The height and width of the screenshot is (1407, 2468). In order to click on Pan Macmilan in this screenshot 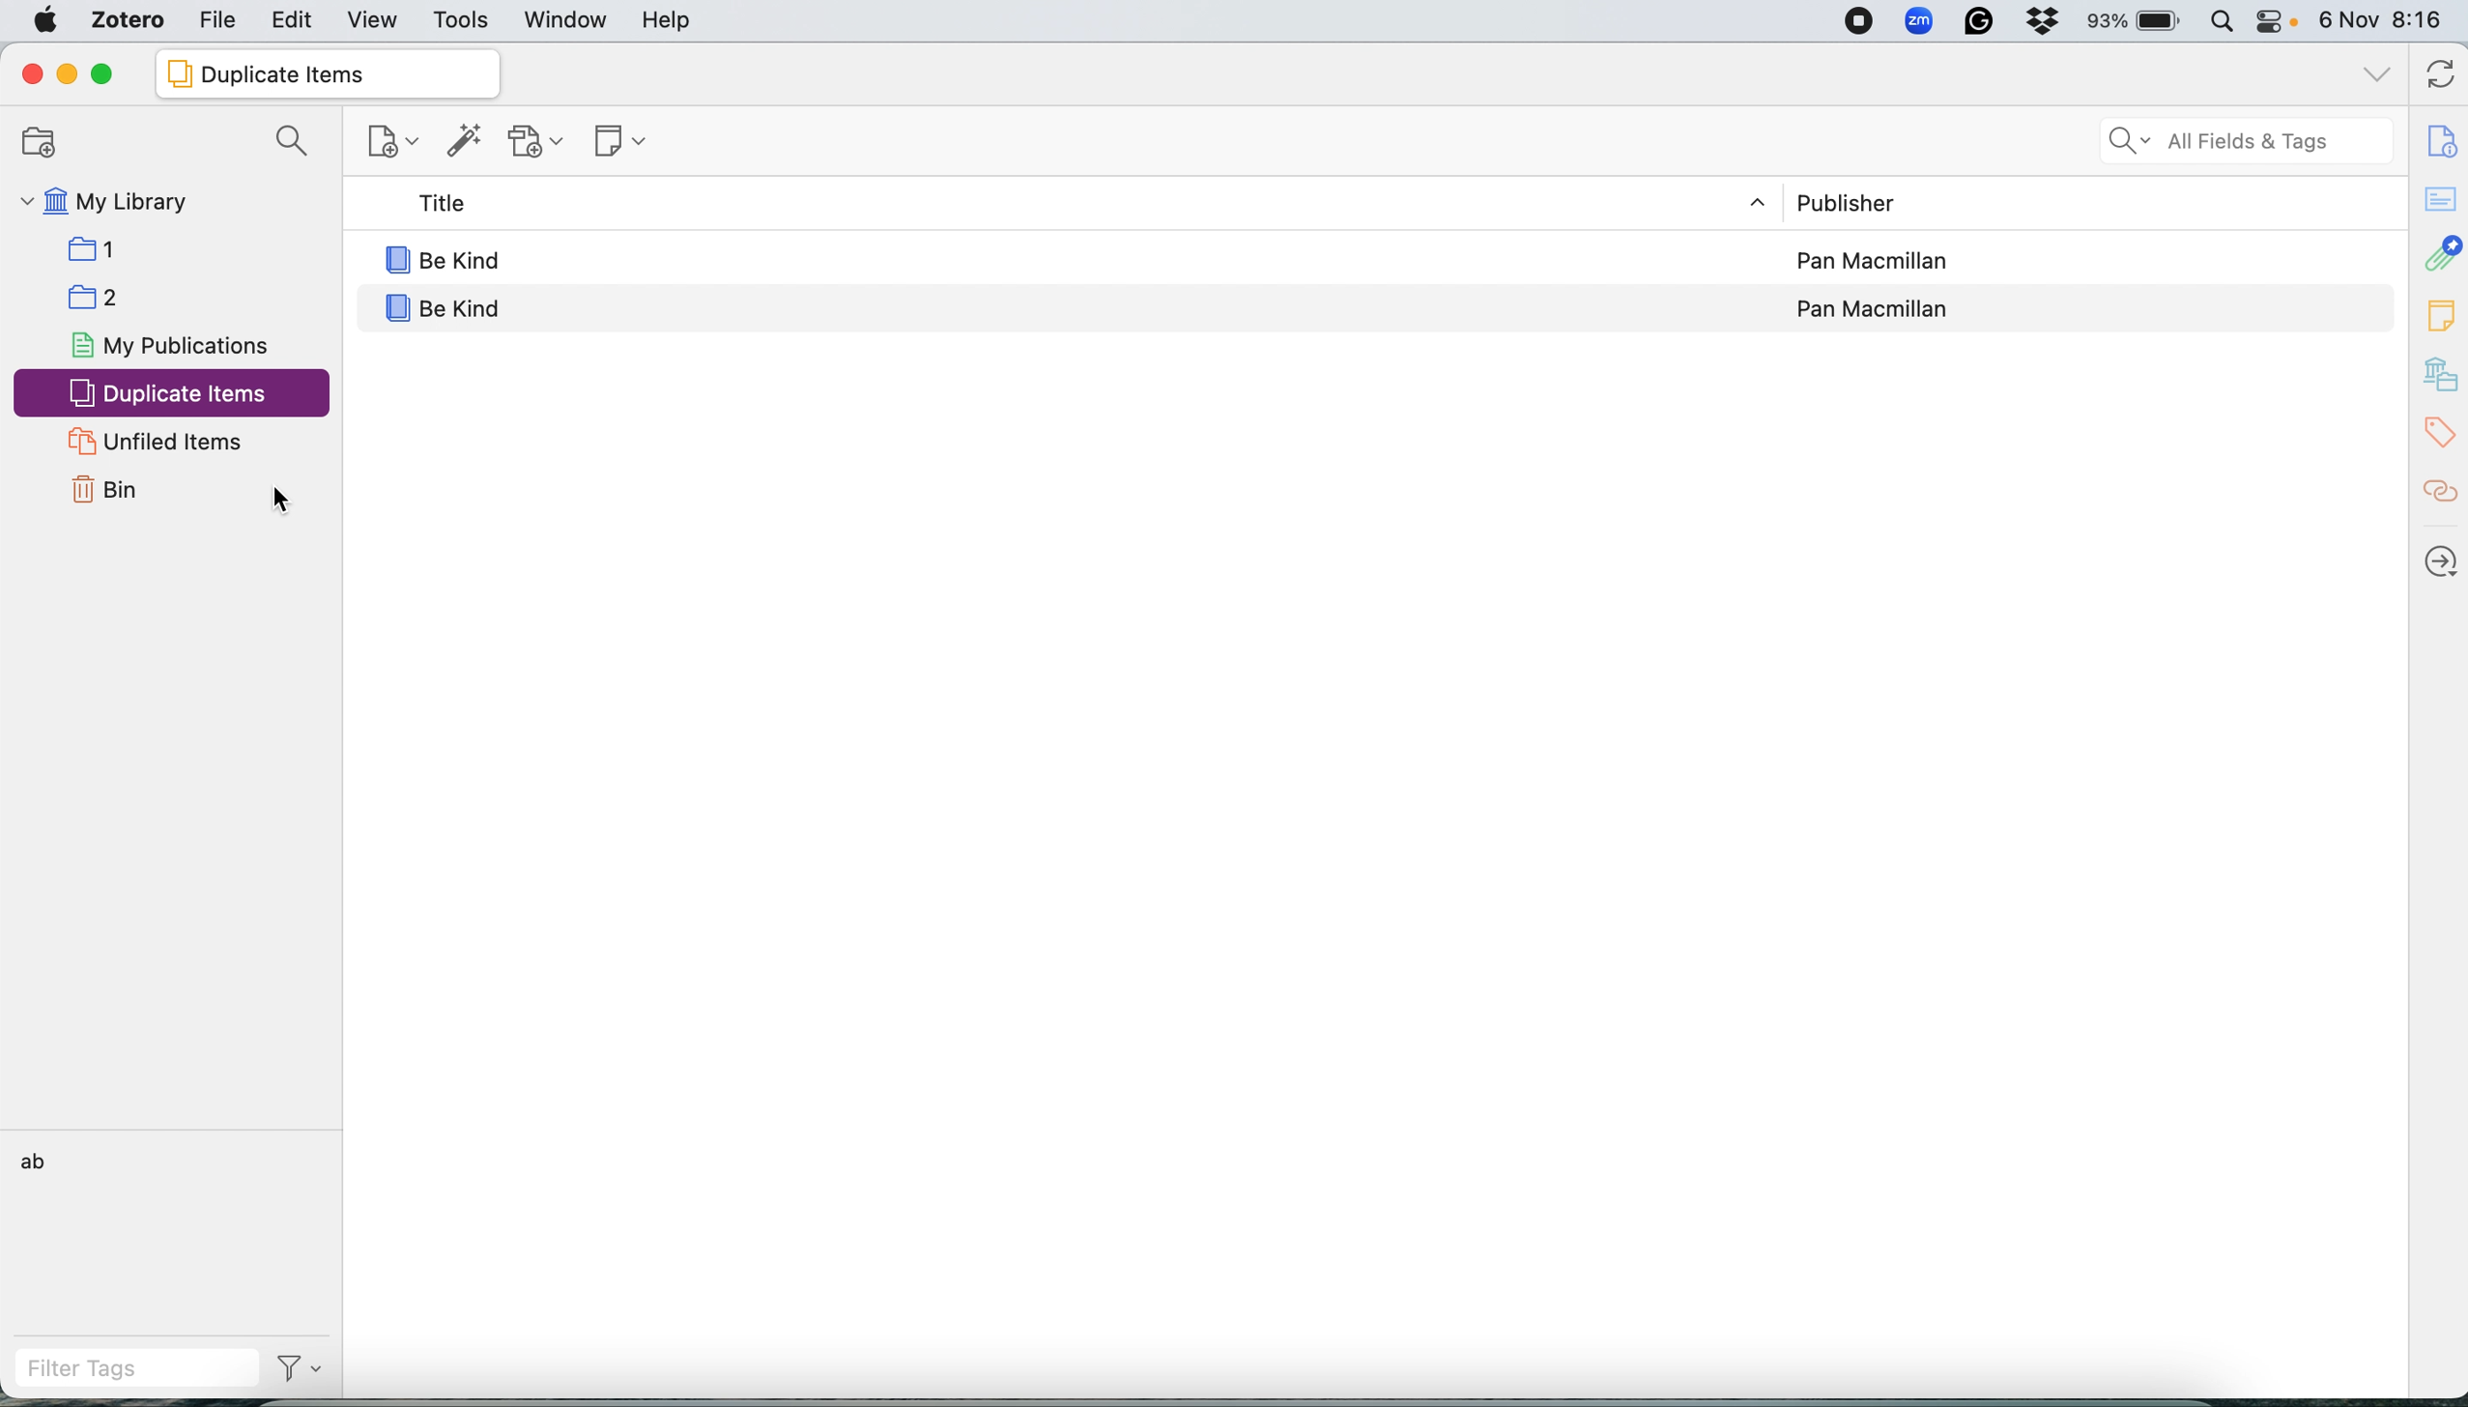, I will do `click(1875, 260)`.